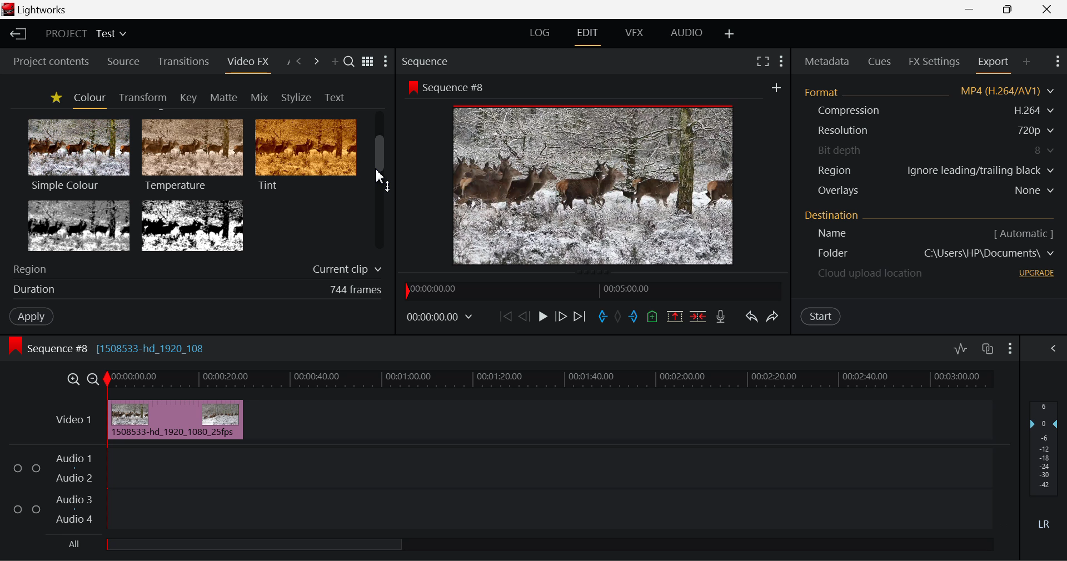 Image resolution: width=1067 pixels, height=561 pixels. What do you see at coordinates (1044, 463) in the screenshot?
I see `Decibel Level` at bounding box center [1044, 463].